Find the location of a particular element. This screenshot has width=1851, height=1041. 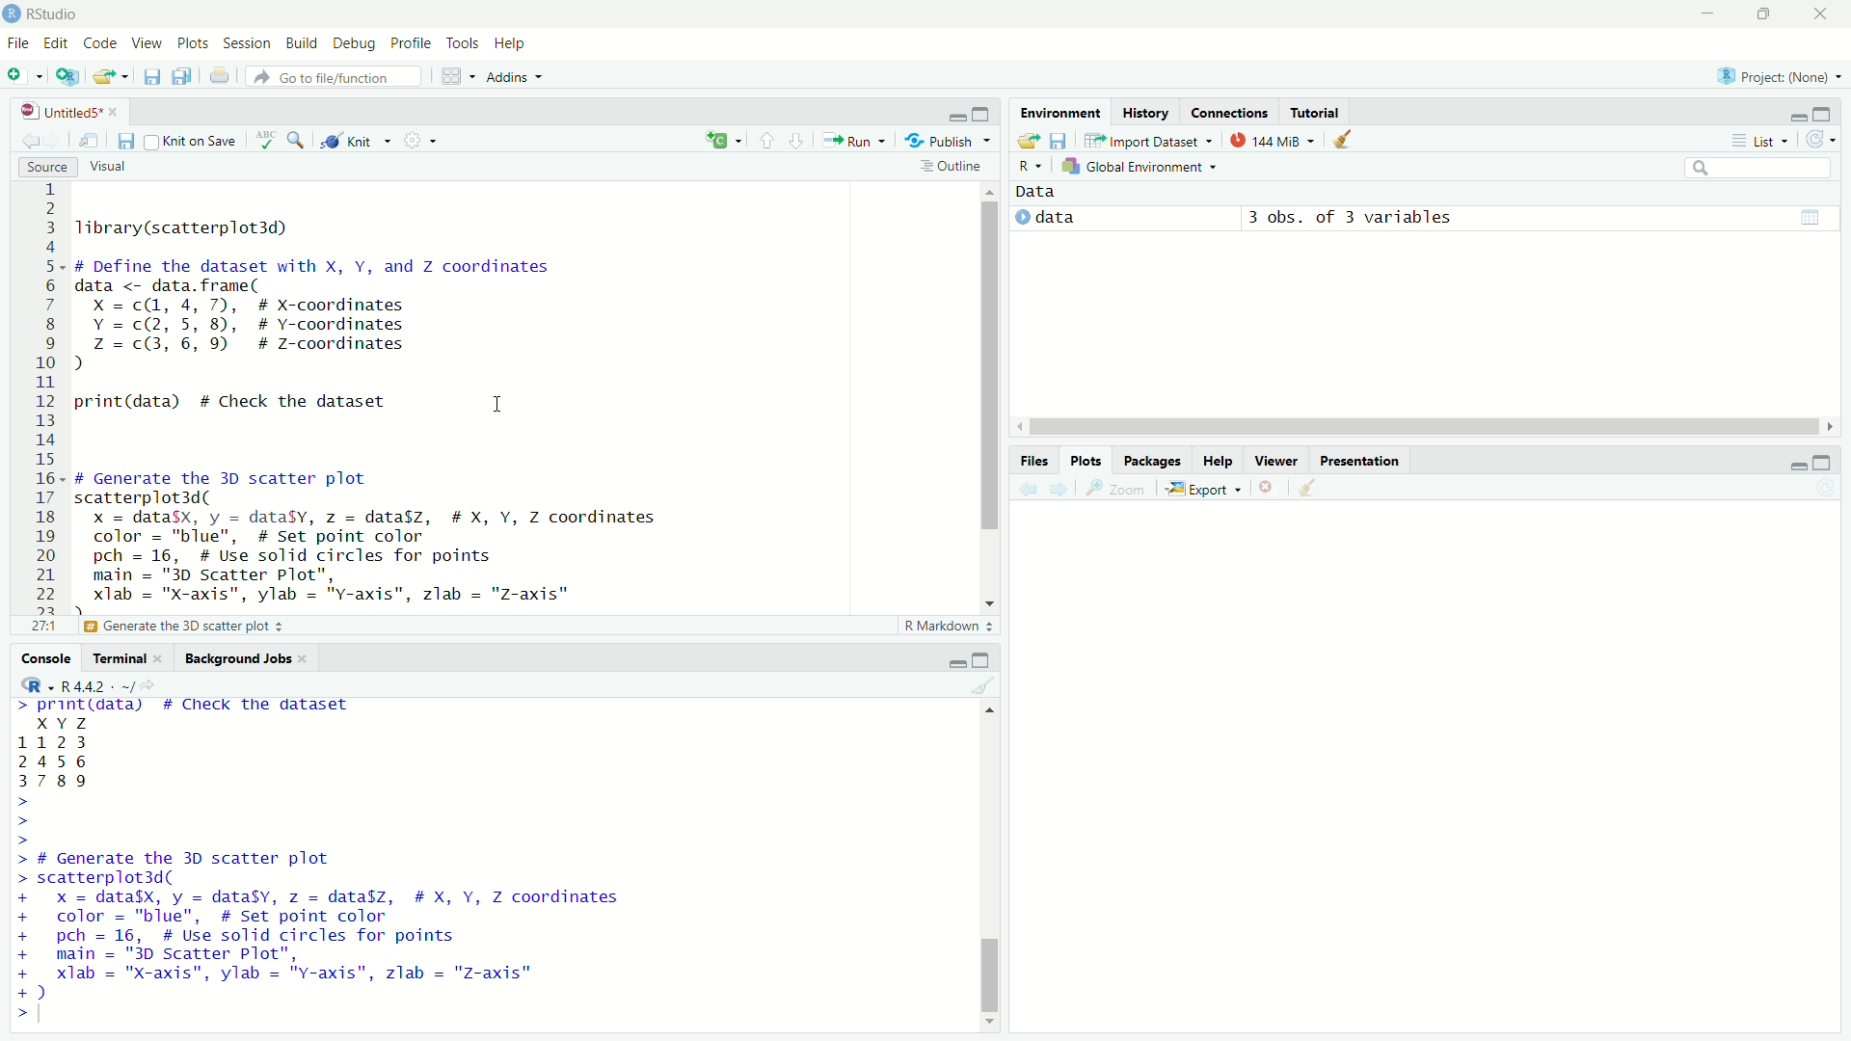

minimize is located at coordinates (952, 114).